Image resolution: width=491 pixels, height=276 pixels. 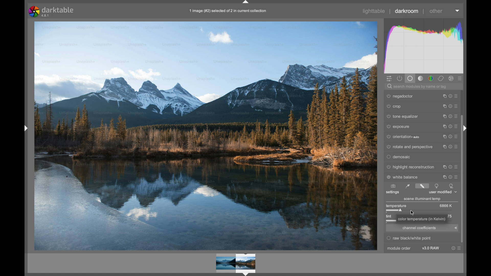 What do you see at coordinates (412, 213) in the screenshot?
I see `Cursor` at bounding box center [412, 213].